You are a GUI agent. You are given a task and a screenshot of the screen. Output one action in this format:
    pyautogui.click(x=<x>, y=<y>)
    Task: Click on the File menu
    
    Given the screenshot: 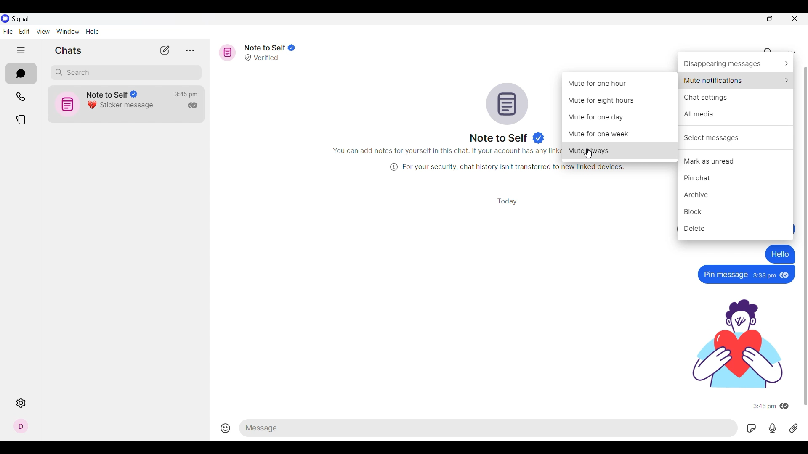 What is the action you would take?
    pyautogui.click(x=8, y=31)
    